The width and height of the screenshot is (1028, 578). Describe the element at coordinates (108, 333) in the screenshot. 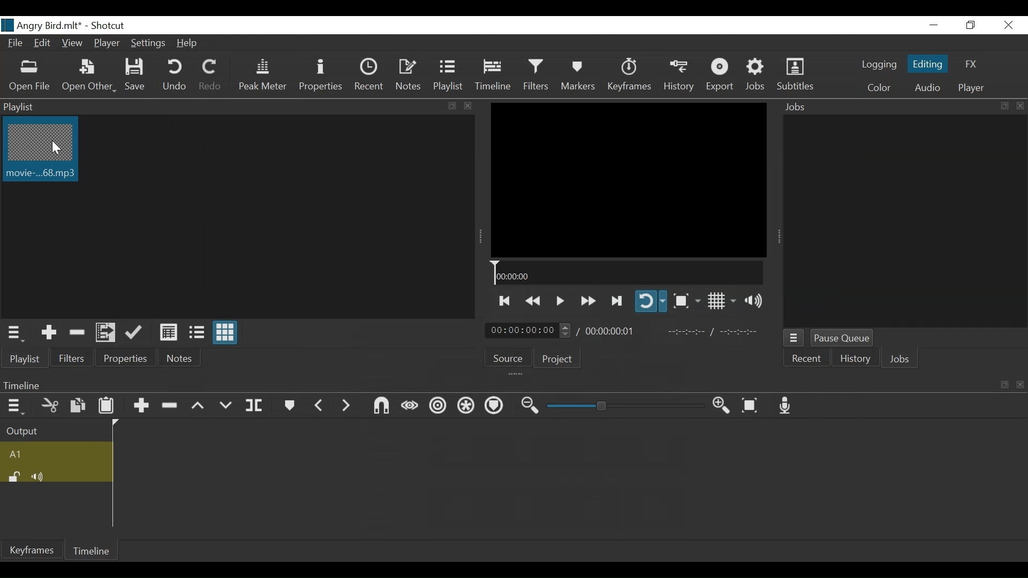

I see `Add file to the playlist` at that location.